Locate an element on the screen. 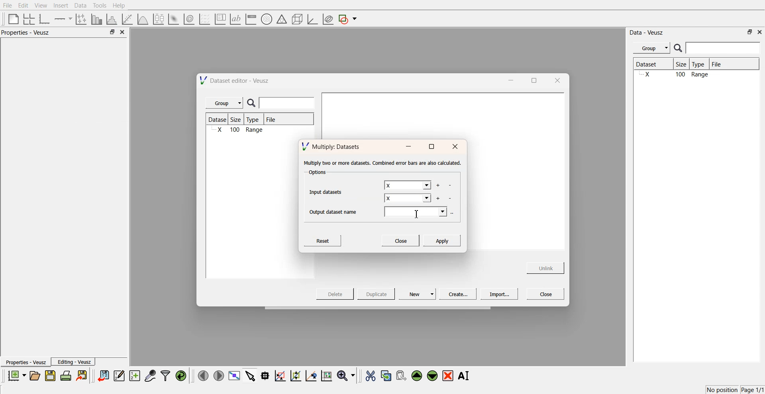  close is located at coordinates (123, 32).